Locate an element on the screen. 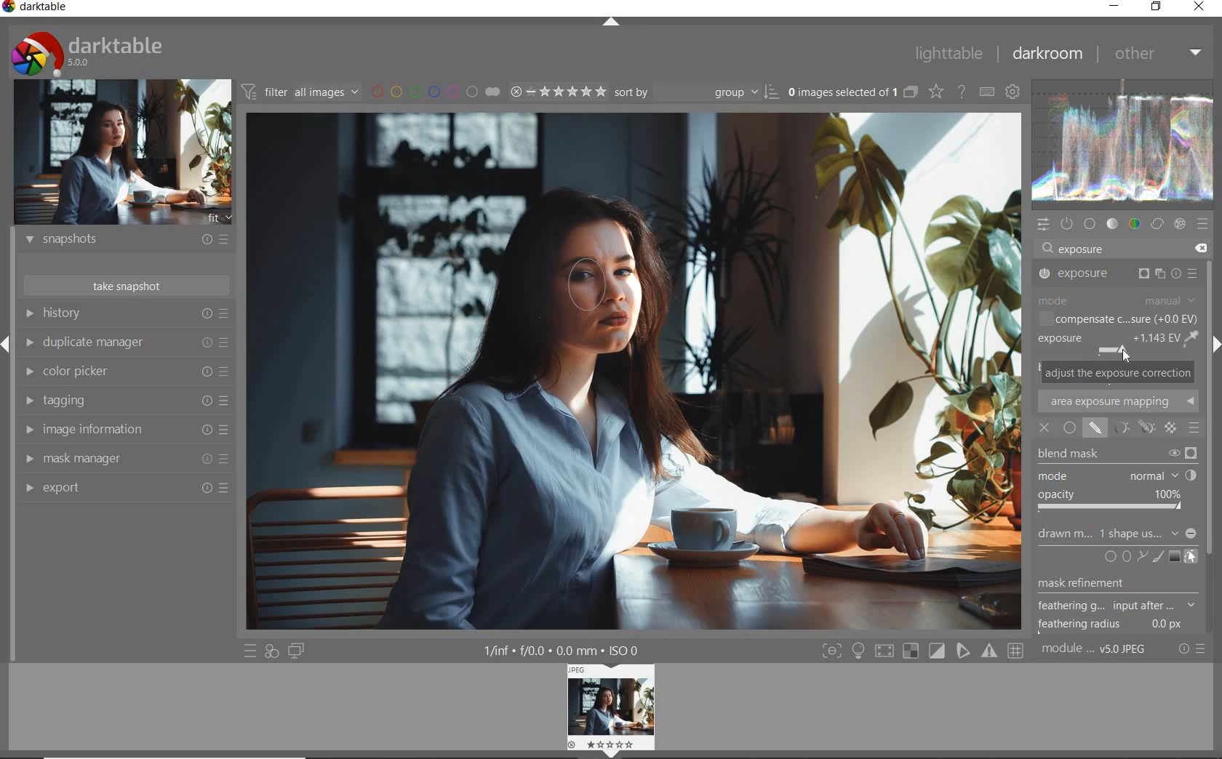  UNIFORMLY is located at coordinates (1070, 427).